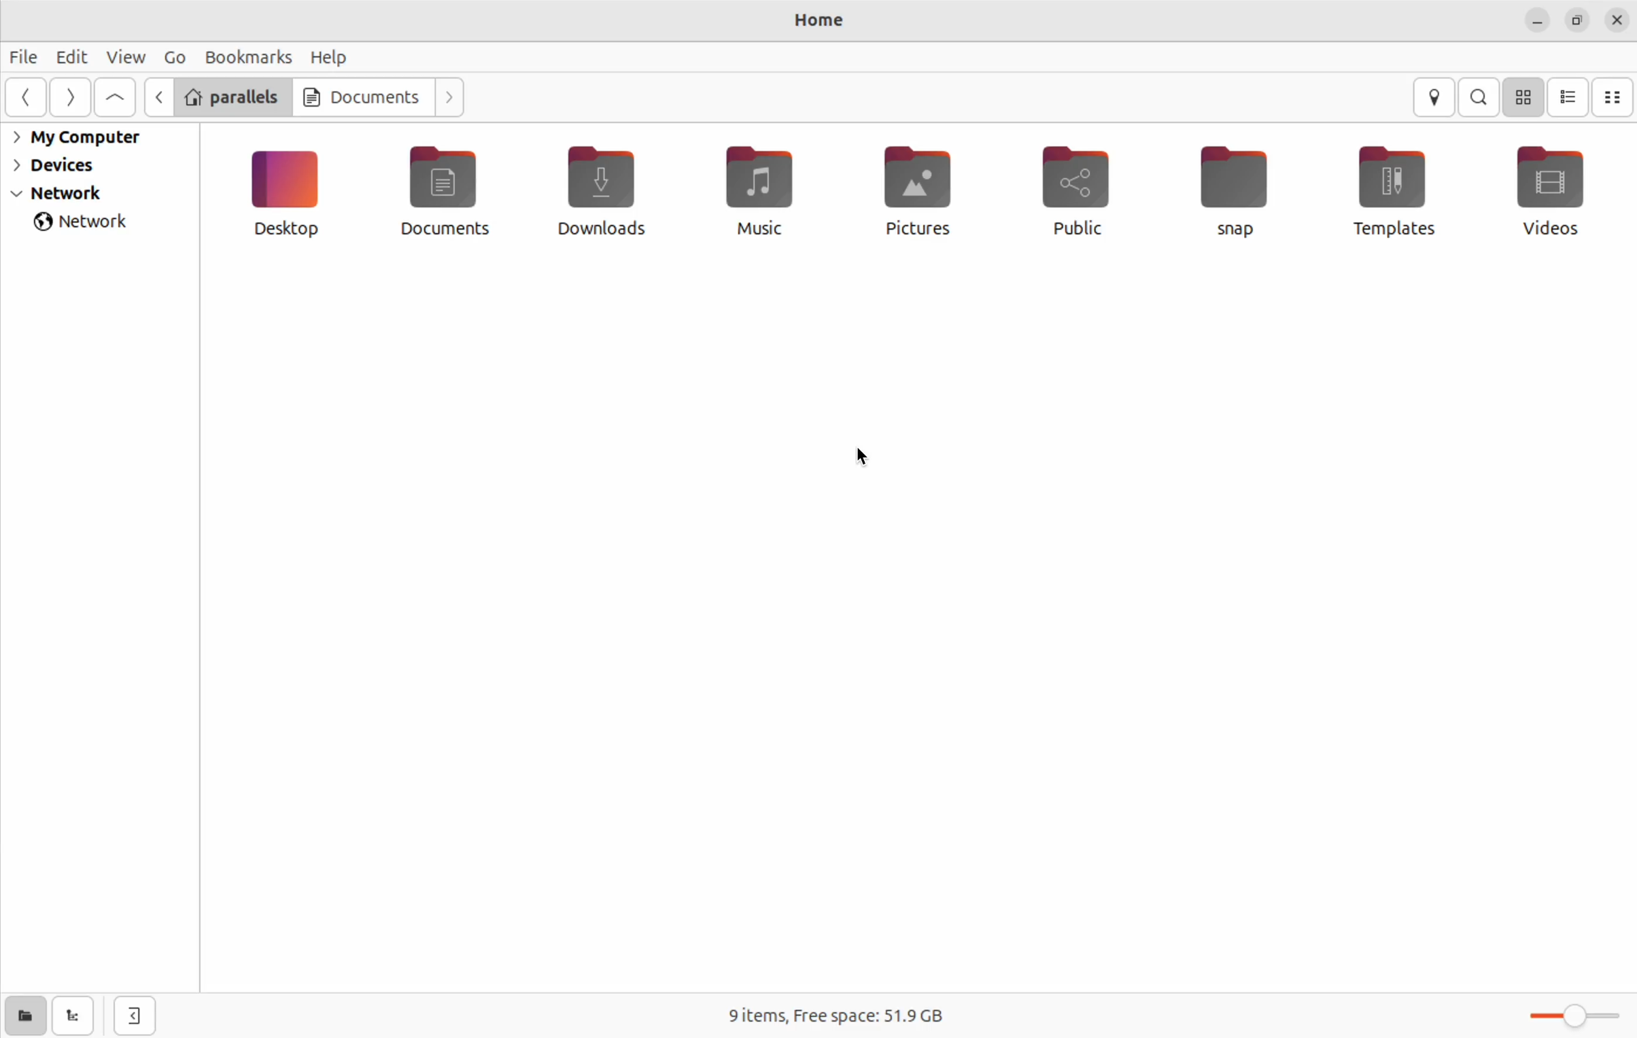 The height and width of the screenshot is (1038, 1637). Describe the element at coordinates (1395, 192) in the screenshot. I see `Templates` at that location.